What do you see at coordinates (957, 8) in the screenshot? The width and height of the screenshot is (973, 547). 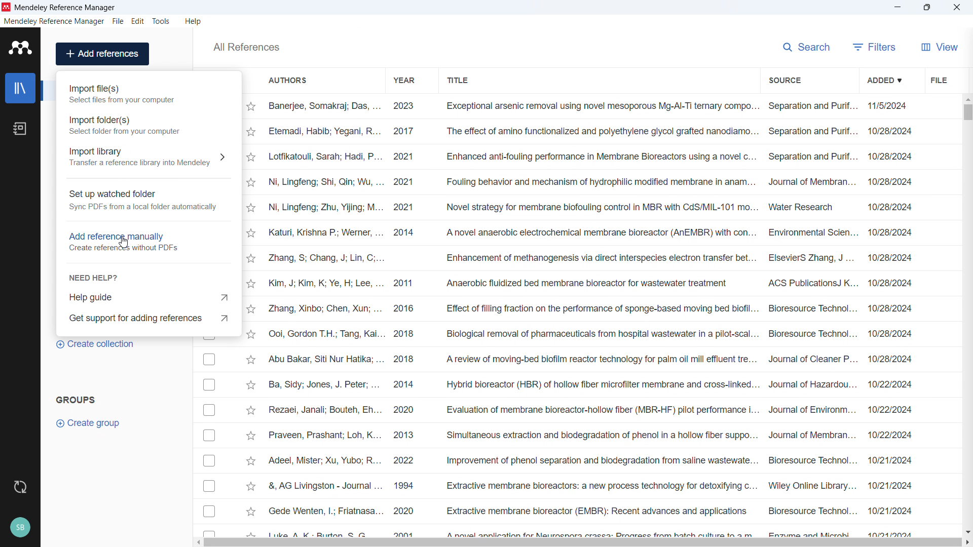 I see `Close` at bounding box center [957, 8].